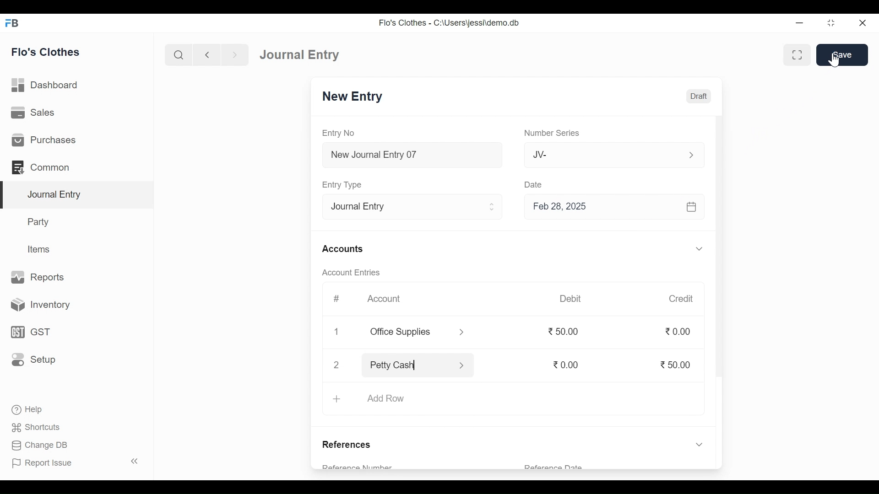 The width and height of the screenshot is (879, 494). What do you see at coordinates (413, 156) in the screenshot?
I see `New Journal Entry 07` at bounding box center [413, 156].